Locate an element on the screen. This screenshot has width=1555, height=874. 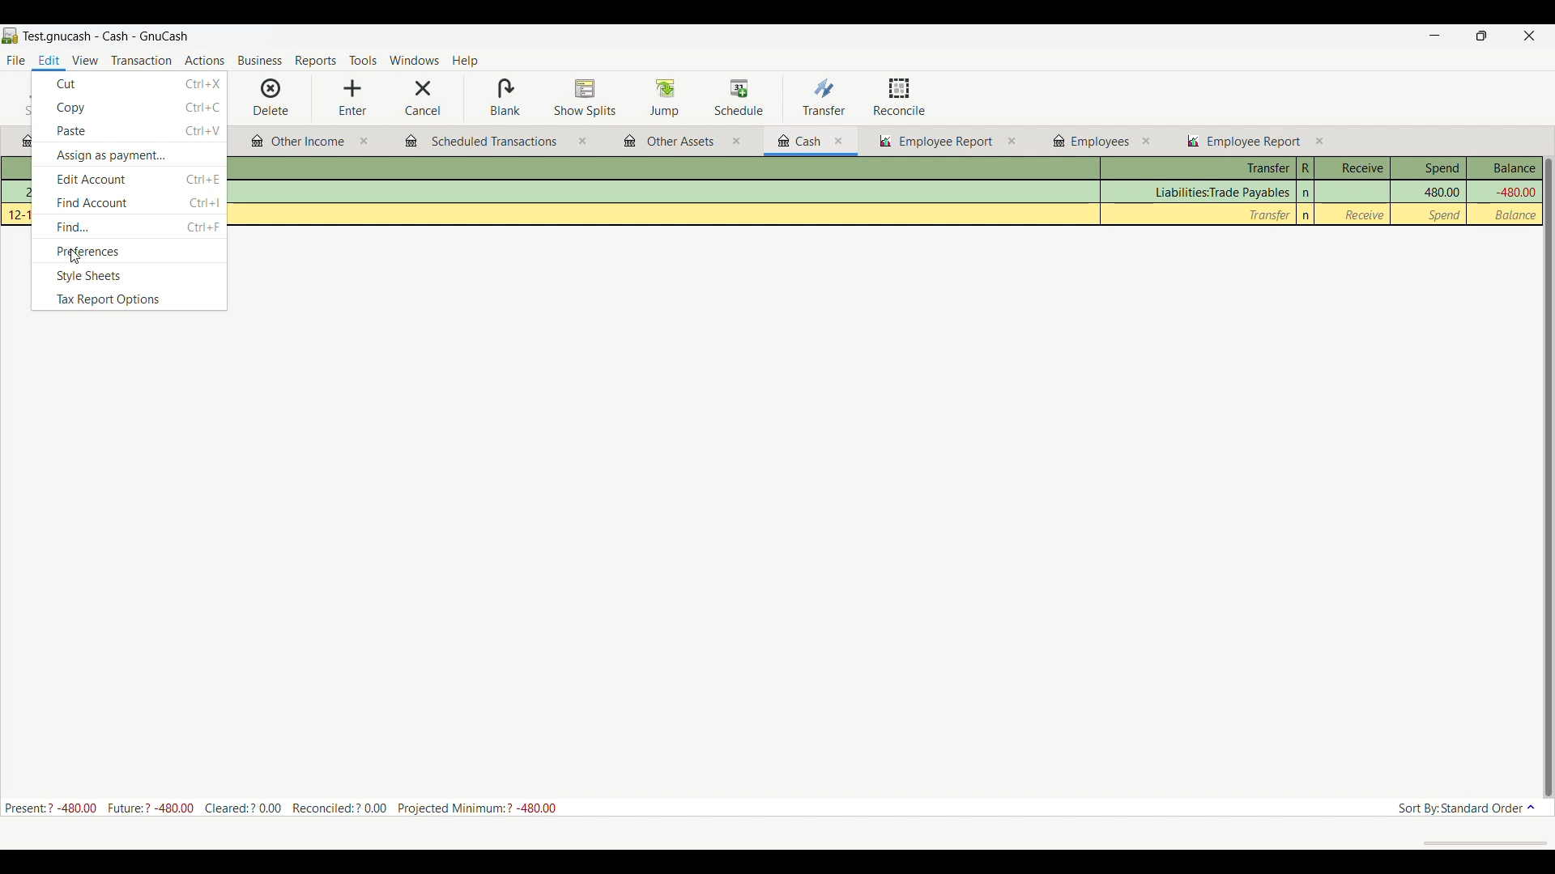
Other budgets and reports is located at coordinates (936, 142).